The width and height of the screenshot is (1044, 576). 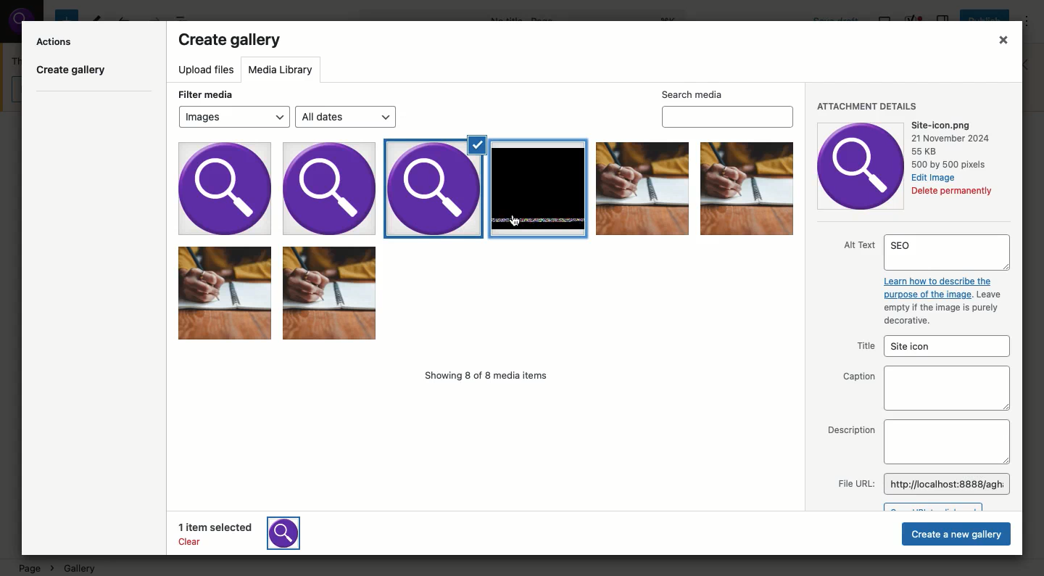 I want to click on Description, so click(x=916, y=442).